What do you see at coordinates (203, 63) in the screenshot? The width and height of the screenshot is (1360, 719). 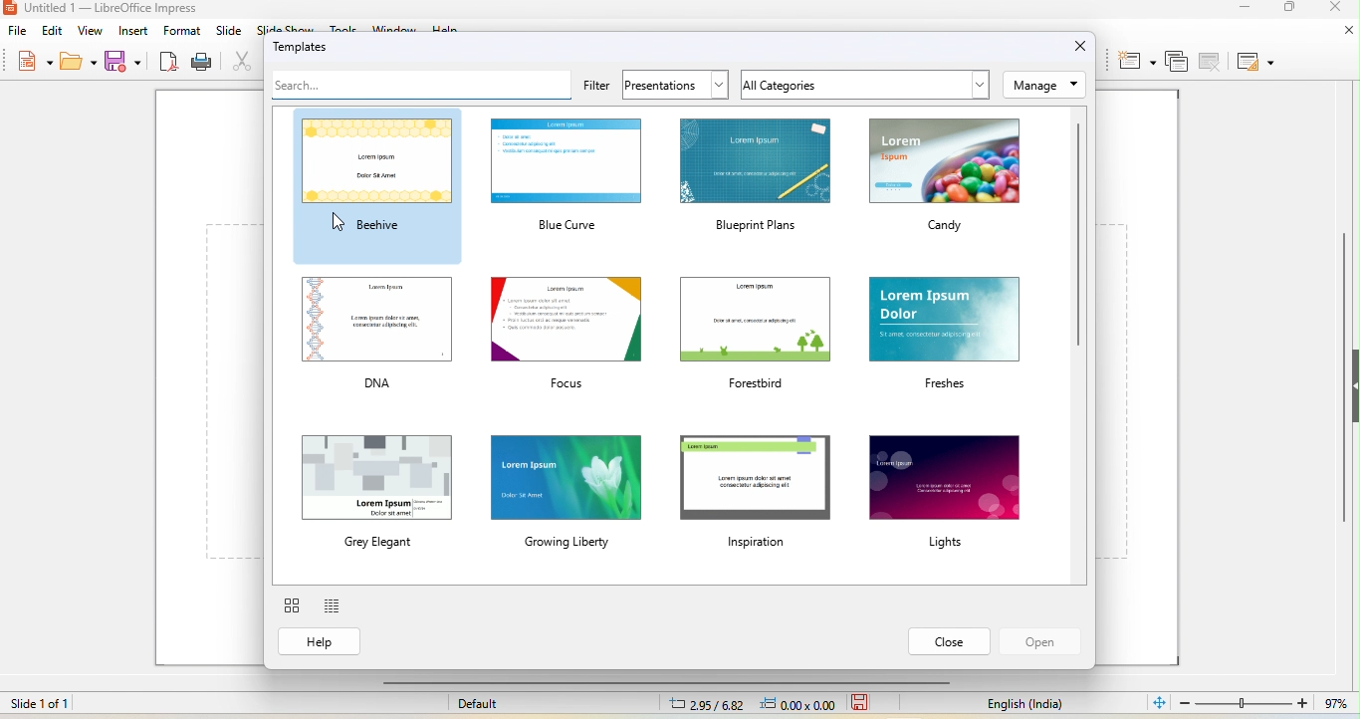 I see `print` at bounding box center [203, 63].